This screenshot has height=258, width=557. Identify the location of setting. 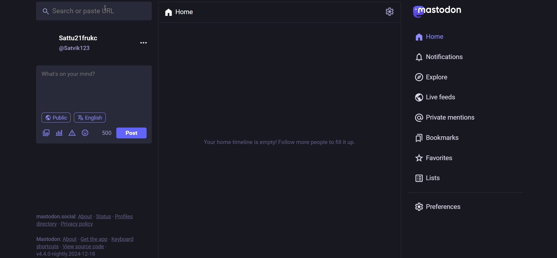
(391, 11).